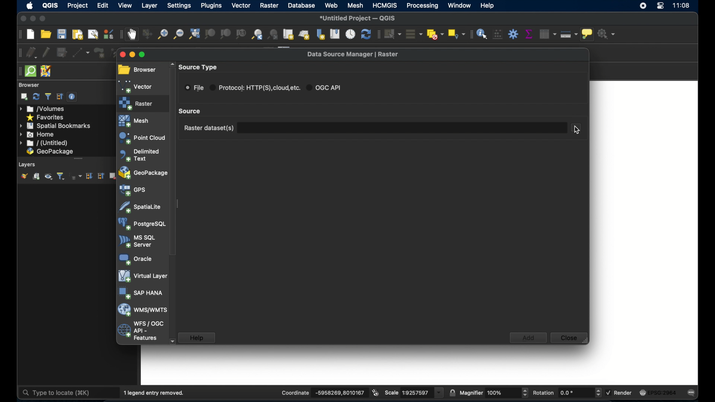 This screenshot has height=402, width=715. Describe the element at coordinates (471, 392) in the screenshot. I see `magnifier` at that location.